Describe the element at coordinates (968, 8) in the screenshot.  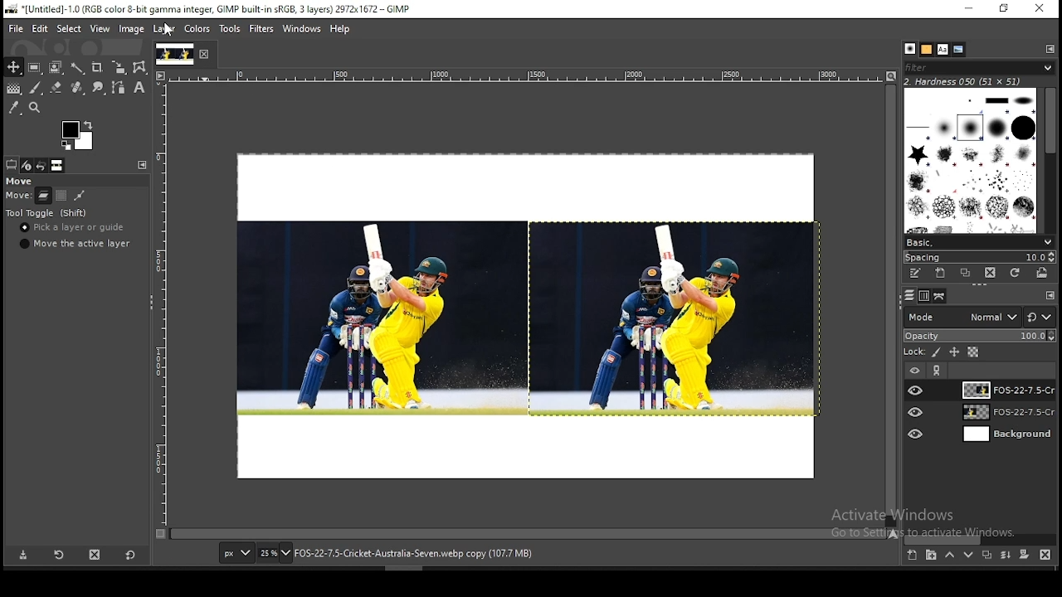
I see `Minimise ` at that location.